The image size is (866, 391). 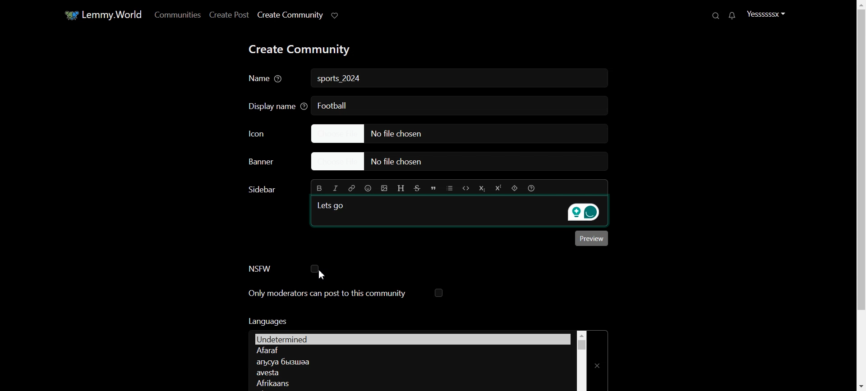 I want to click on Close Window, so click(x=598, y=360).